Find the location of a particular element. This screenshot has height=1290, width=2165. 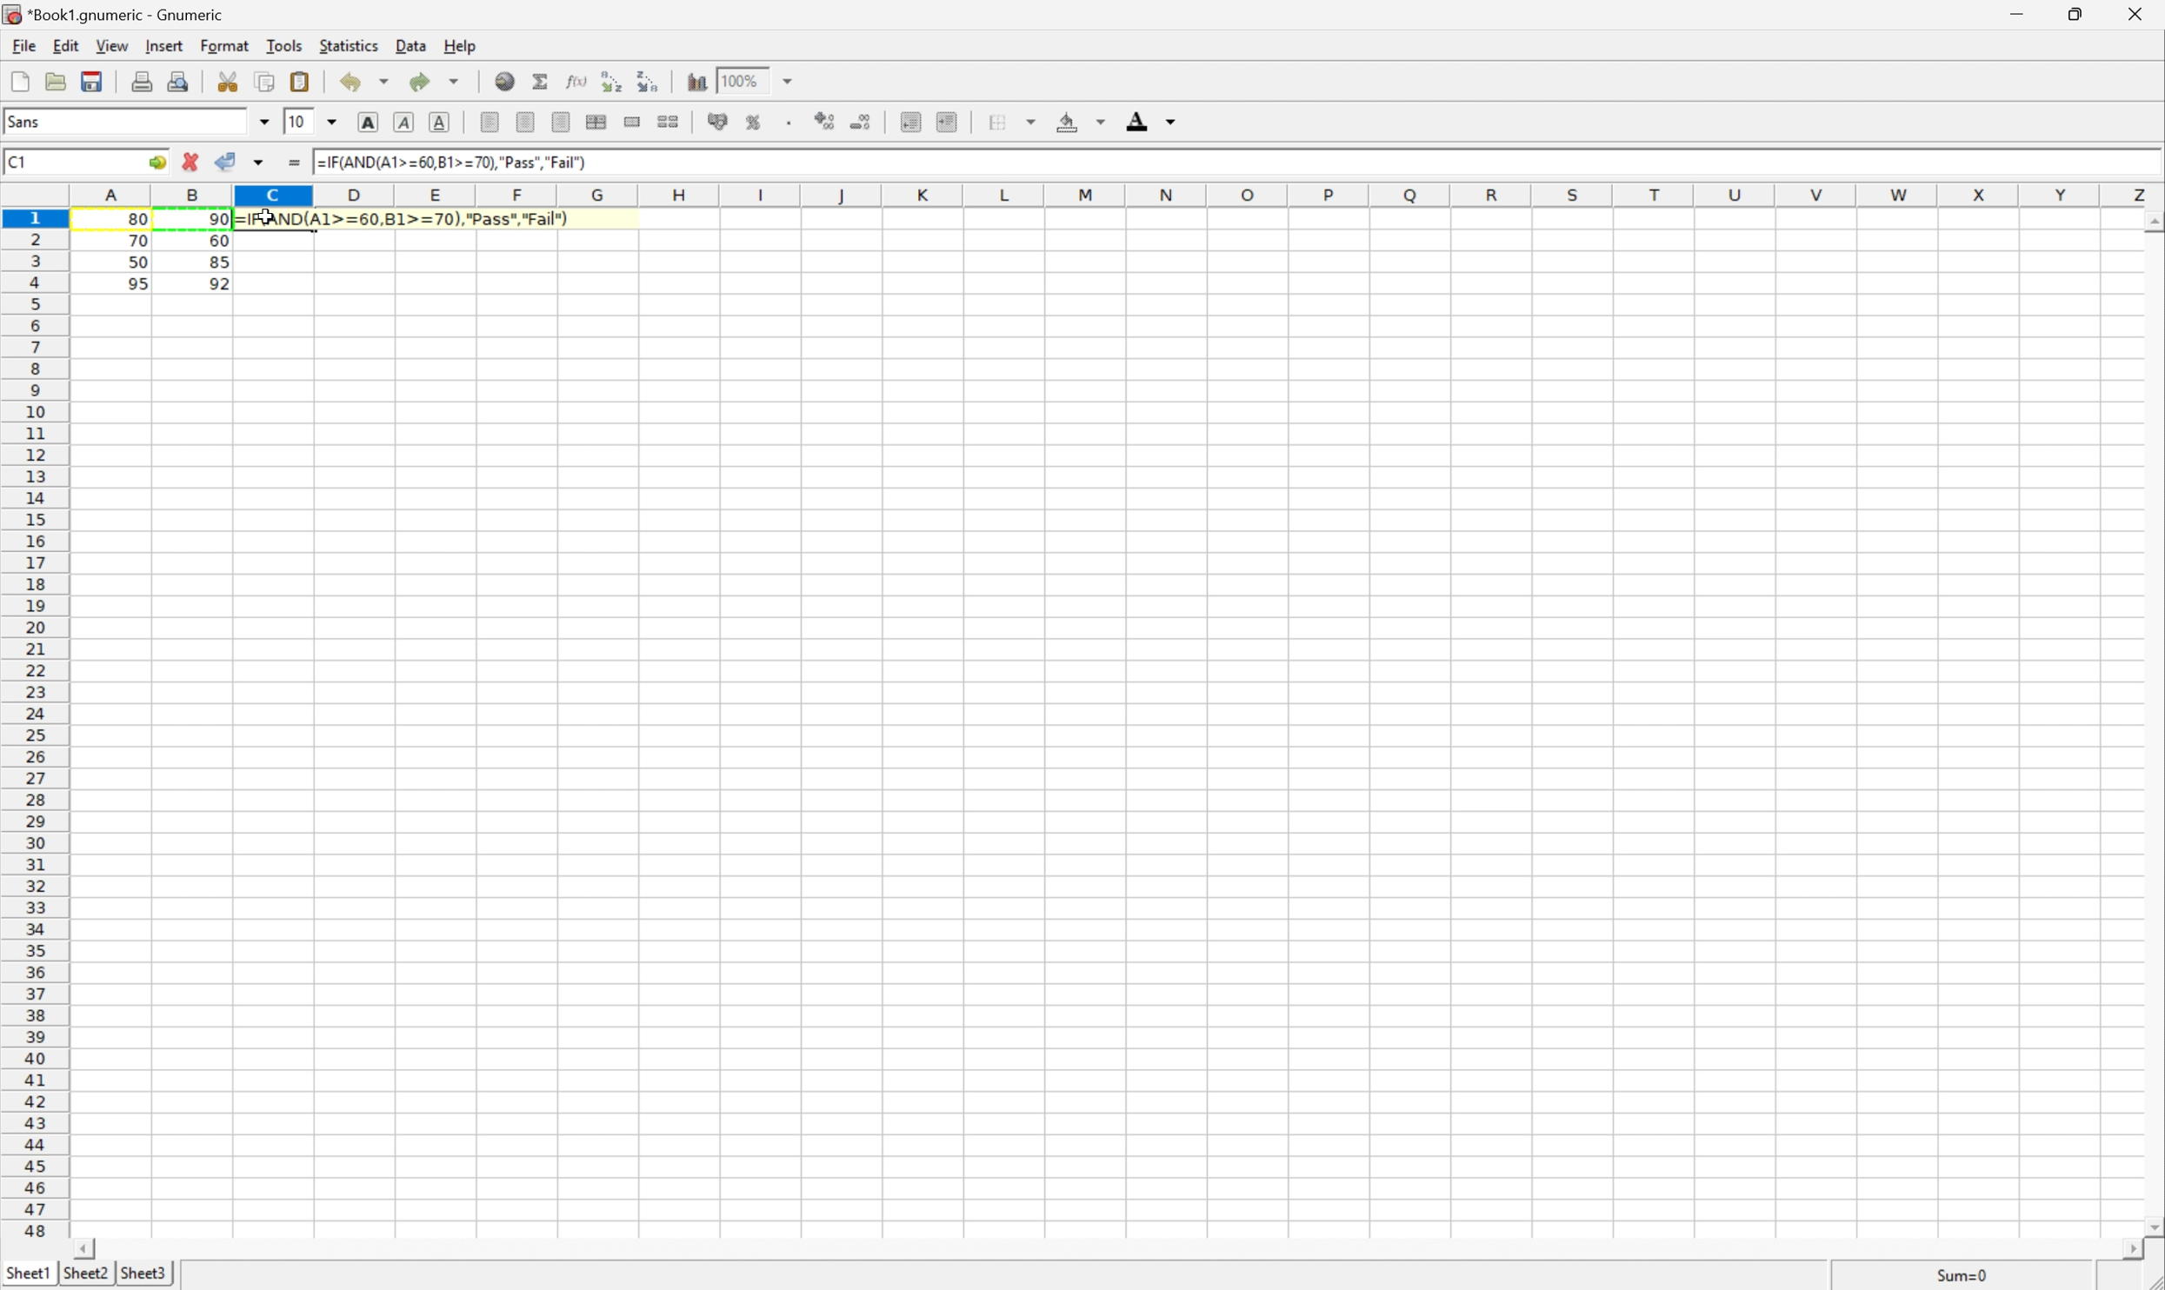

Save the document is located at coordinates (56, 81).